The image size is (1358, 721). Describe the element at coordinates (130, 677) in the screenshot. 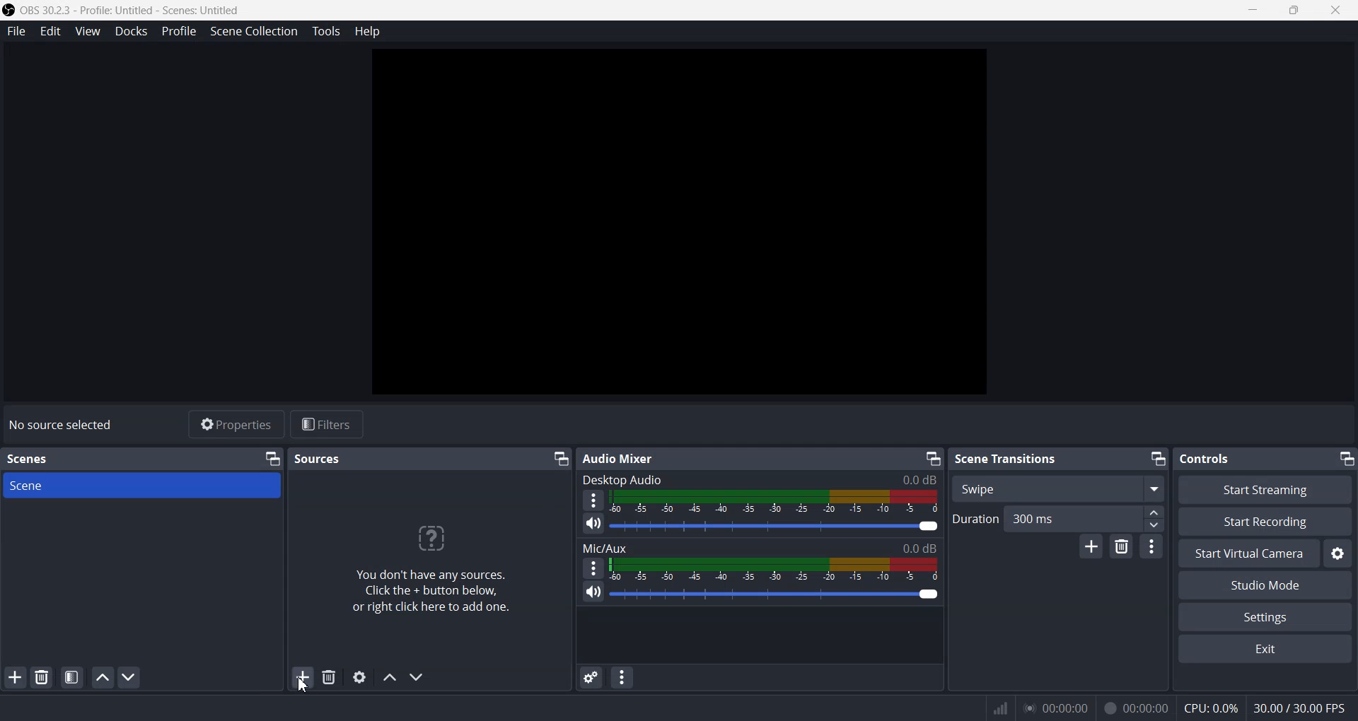

I see `Move Scene Down` at that location.